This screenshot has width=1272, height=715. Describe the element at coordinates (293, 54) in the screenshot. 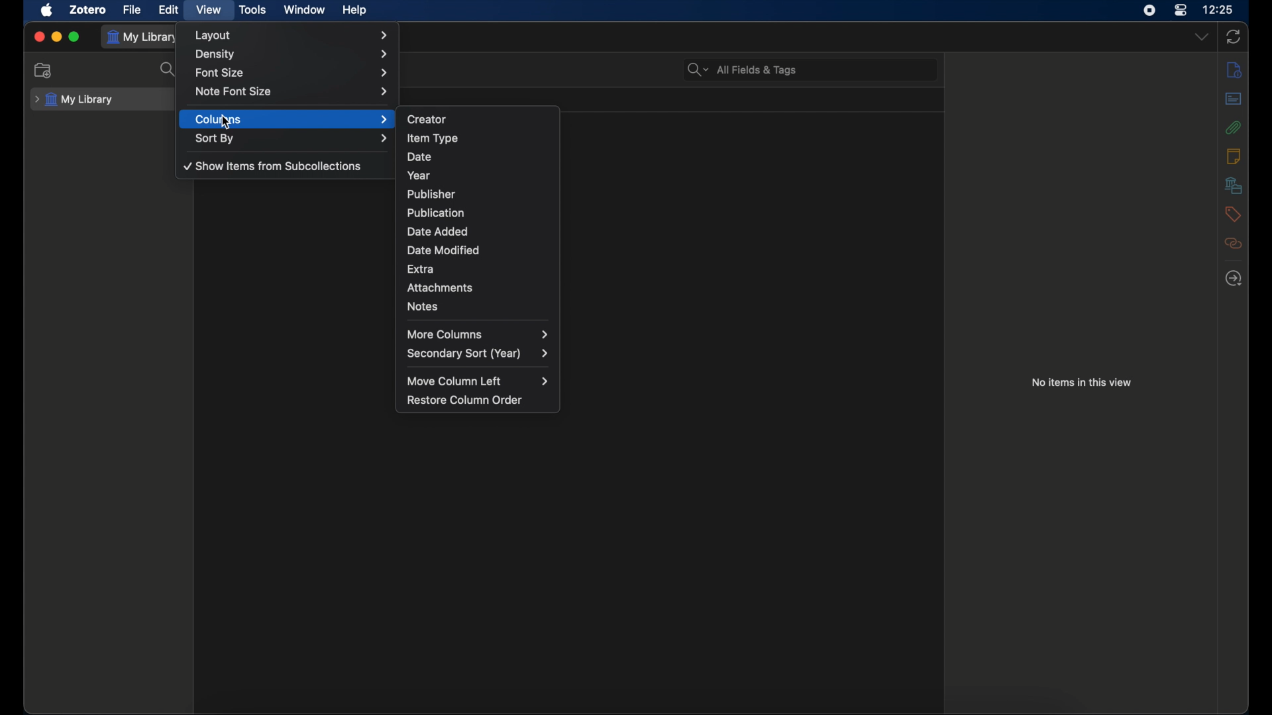

I see `density` at that location.